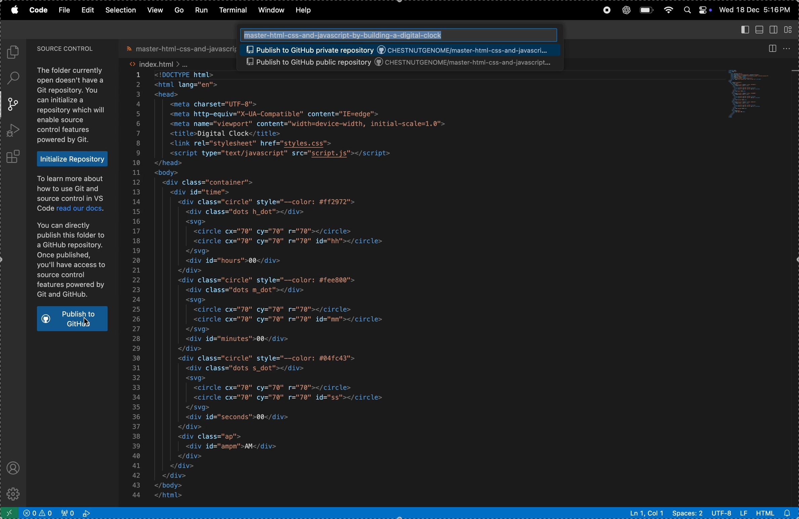 This screenshot has width=799, height=519. What do you see at coordinates (196, 222) in the screenshot?
I see `<svg>` at bounding box center [196, 222].